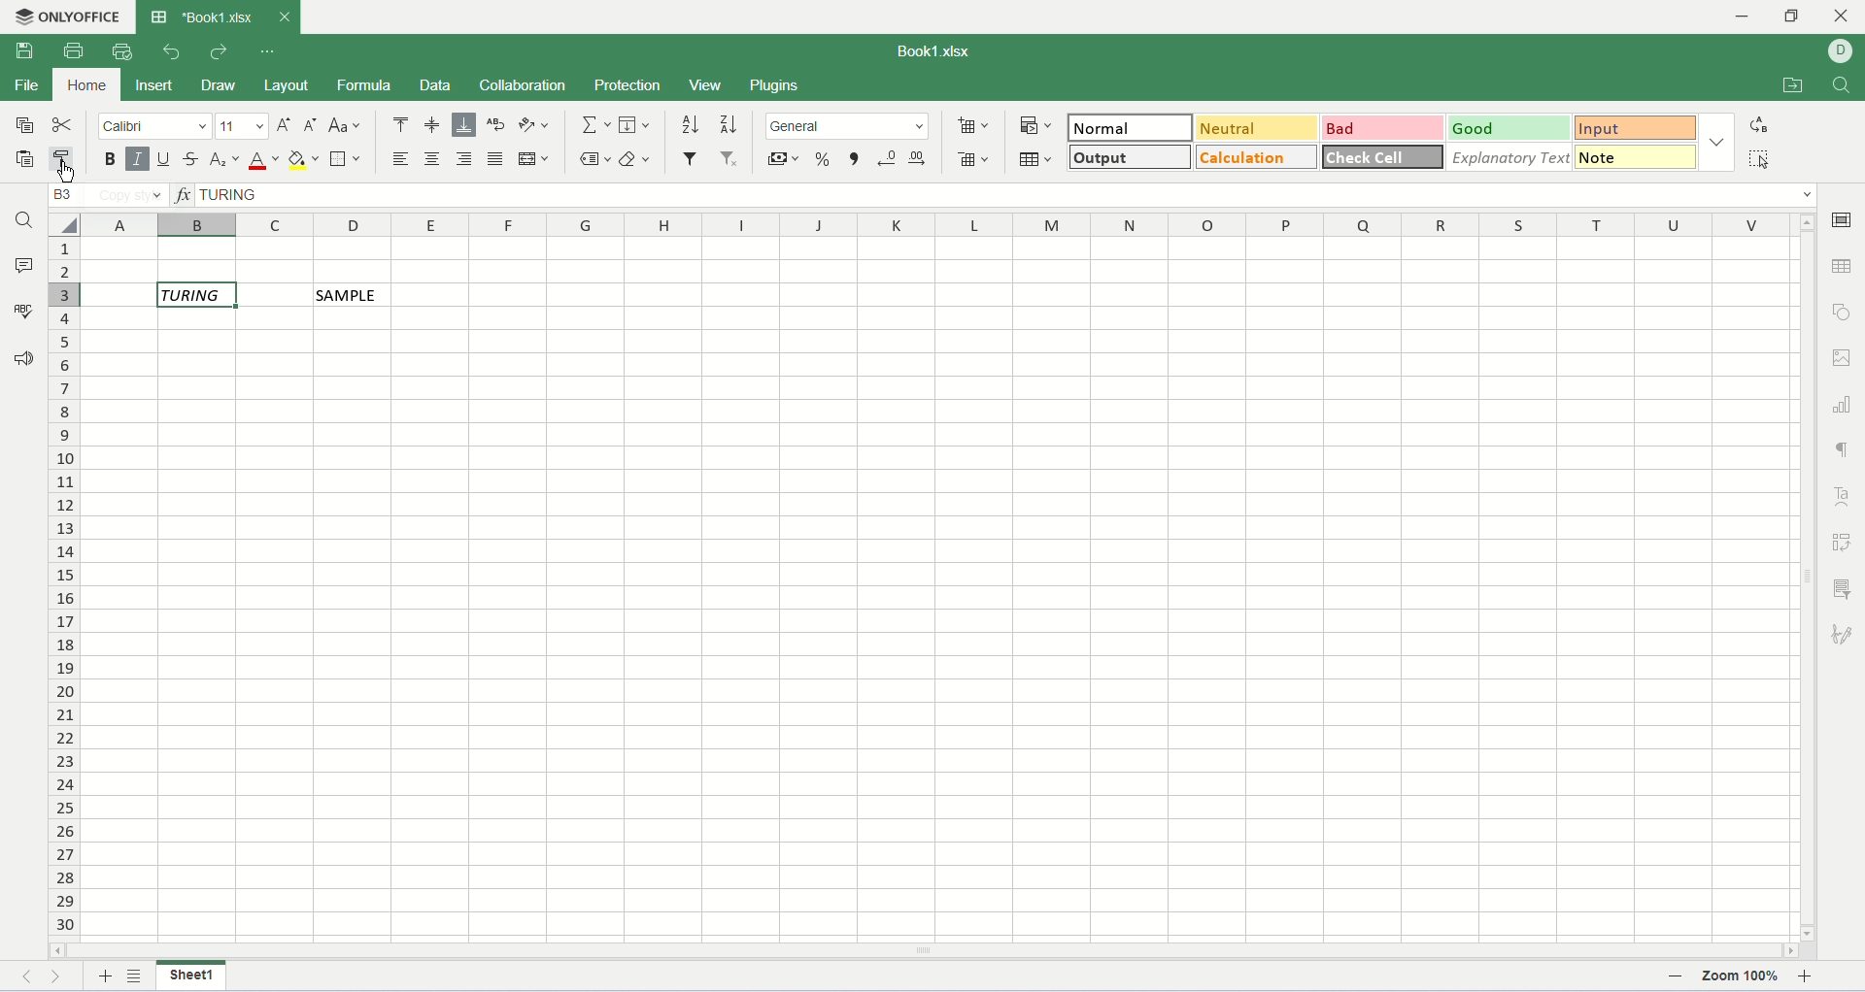 The image size is (1865, 992). What do you see at coordinates (847, 125) in the screenshot?
I see `number format` at bounding box center [847, 125].